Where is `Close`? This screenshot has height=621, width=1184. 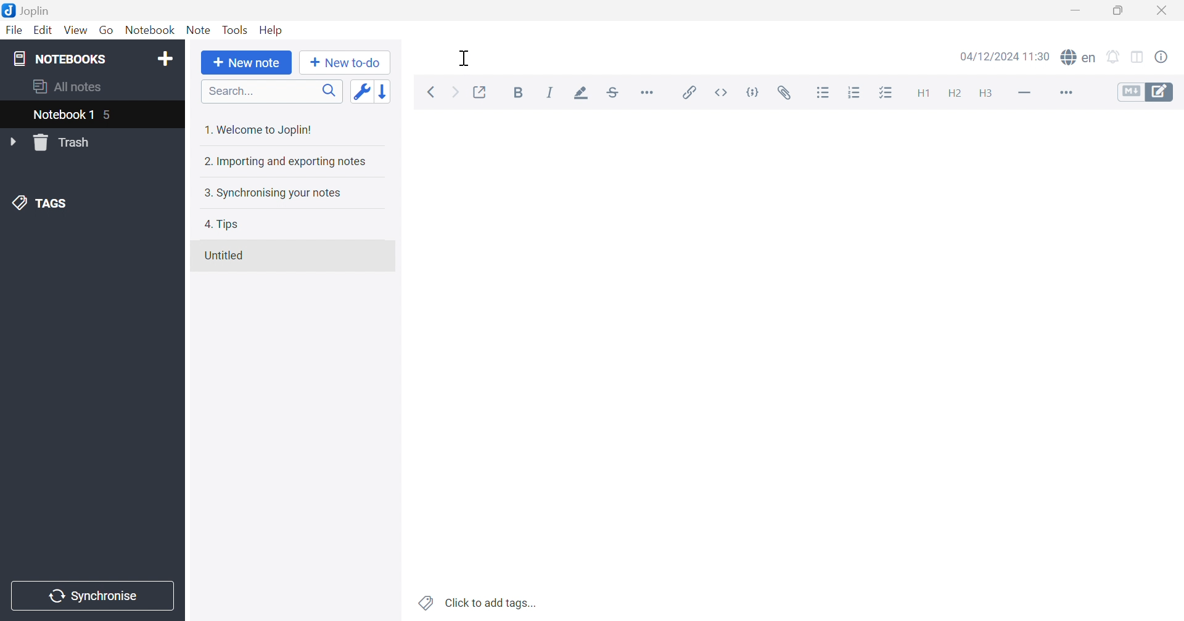 Close is located at coordinates (1161, 10).